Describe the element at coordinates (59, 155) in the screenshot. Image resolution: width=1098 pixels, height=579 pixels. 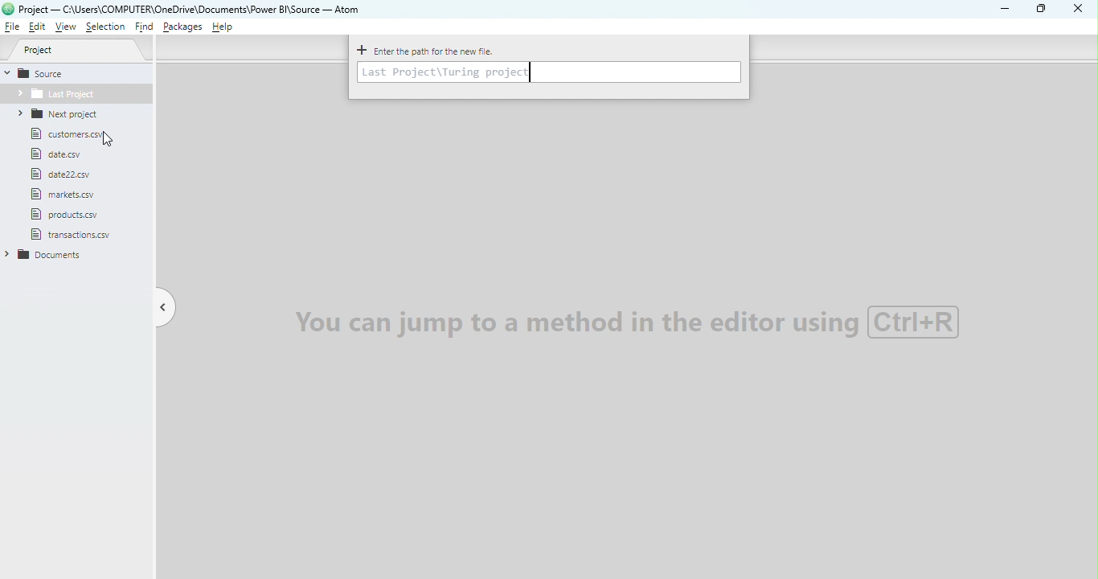
I see `File` at that location.